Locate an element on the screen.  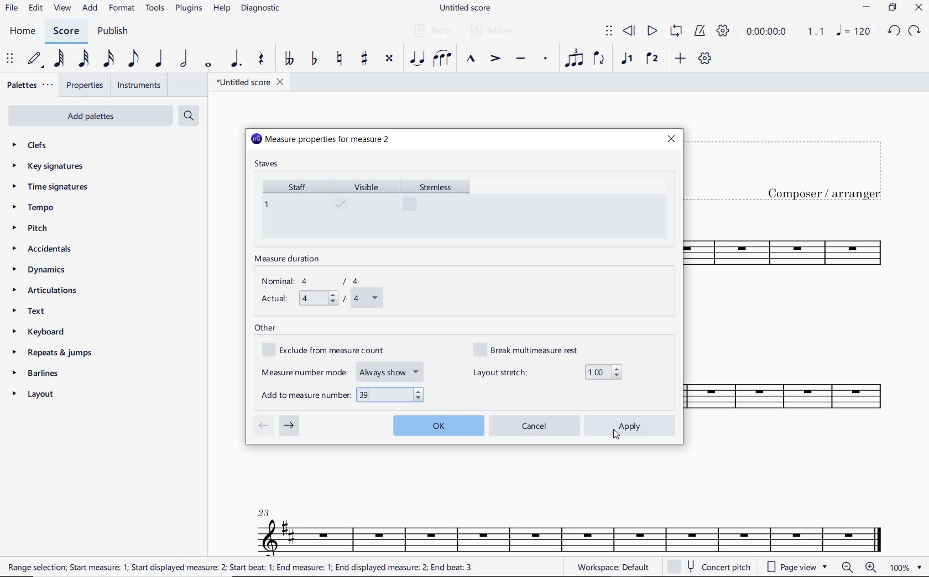
VOICE 1 is located at coordinates (626, 59).